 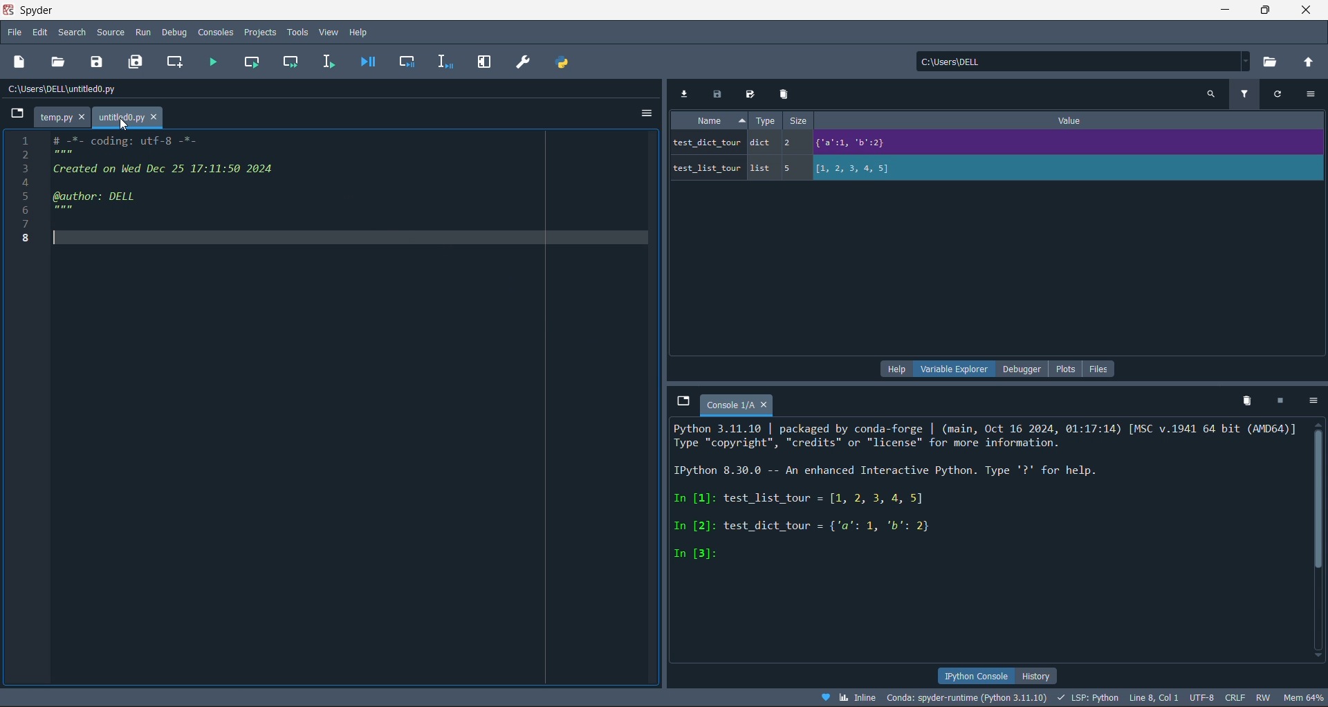 I want to click on preference, so click(x=530, y=61).